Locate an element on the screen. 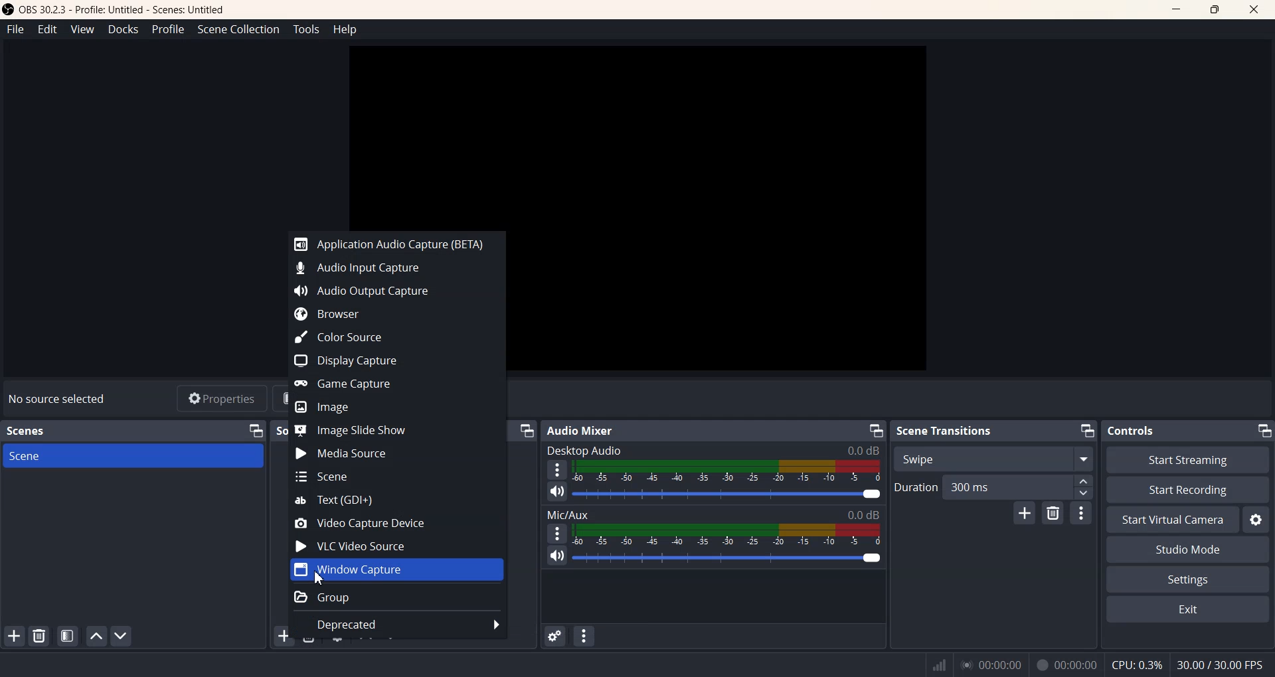 This screenshot has height=677, width=1275. Game Capture is located at coordinates (392, 382).